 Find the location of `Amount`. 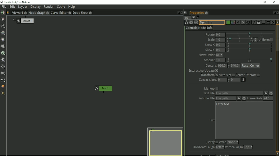

Amount is located at coordinates (209, 60).